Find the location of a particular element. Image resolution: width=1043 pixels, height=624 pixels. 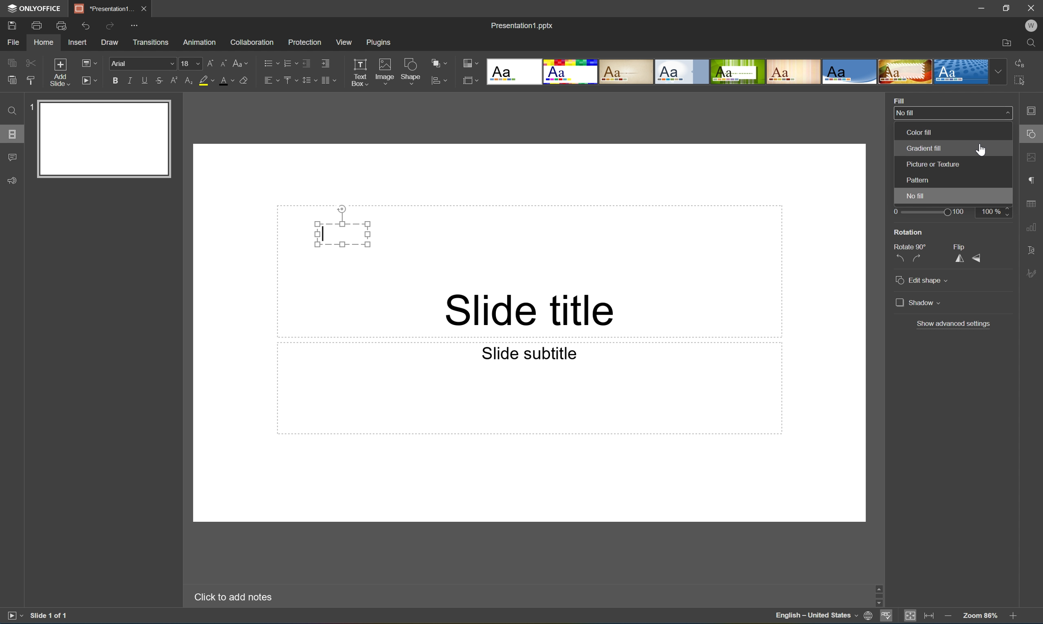

Scroll Up is located at coordinates (1012, 584).